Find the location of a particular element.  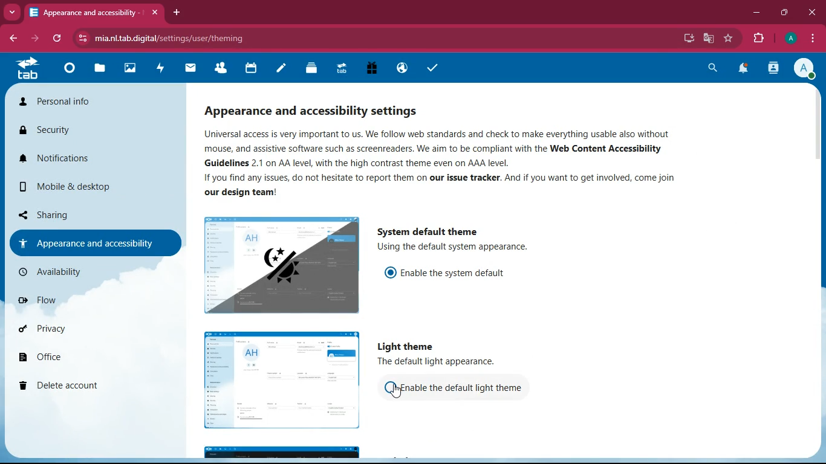

minimize is located at coordinates (756, 13).